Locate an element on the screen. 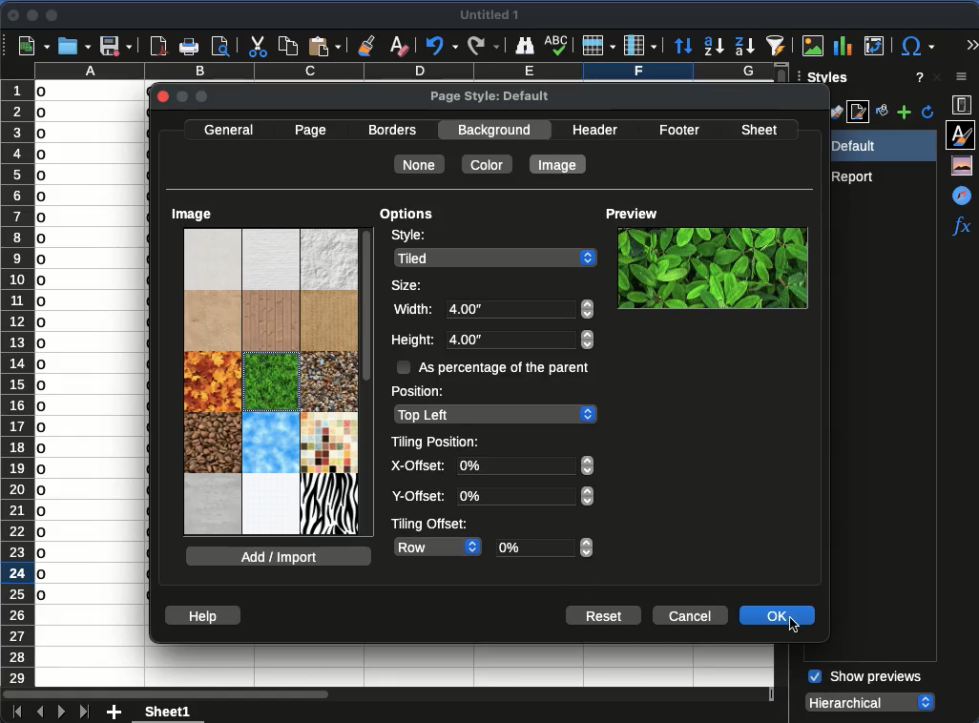 This screenshot has height=723, width=979. 4.00 is located at coordinates (522, 323).